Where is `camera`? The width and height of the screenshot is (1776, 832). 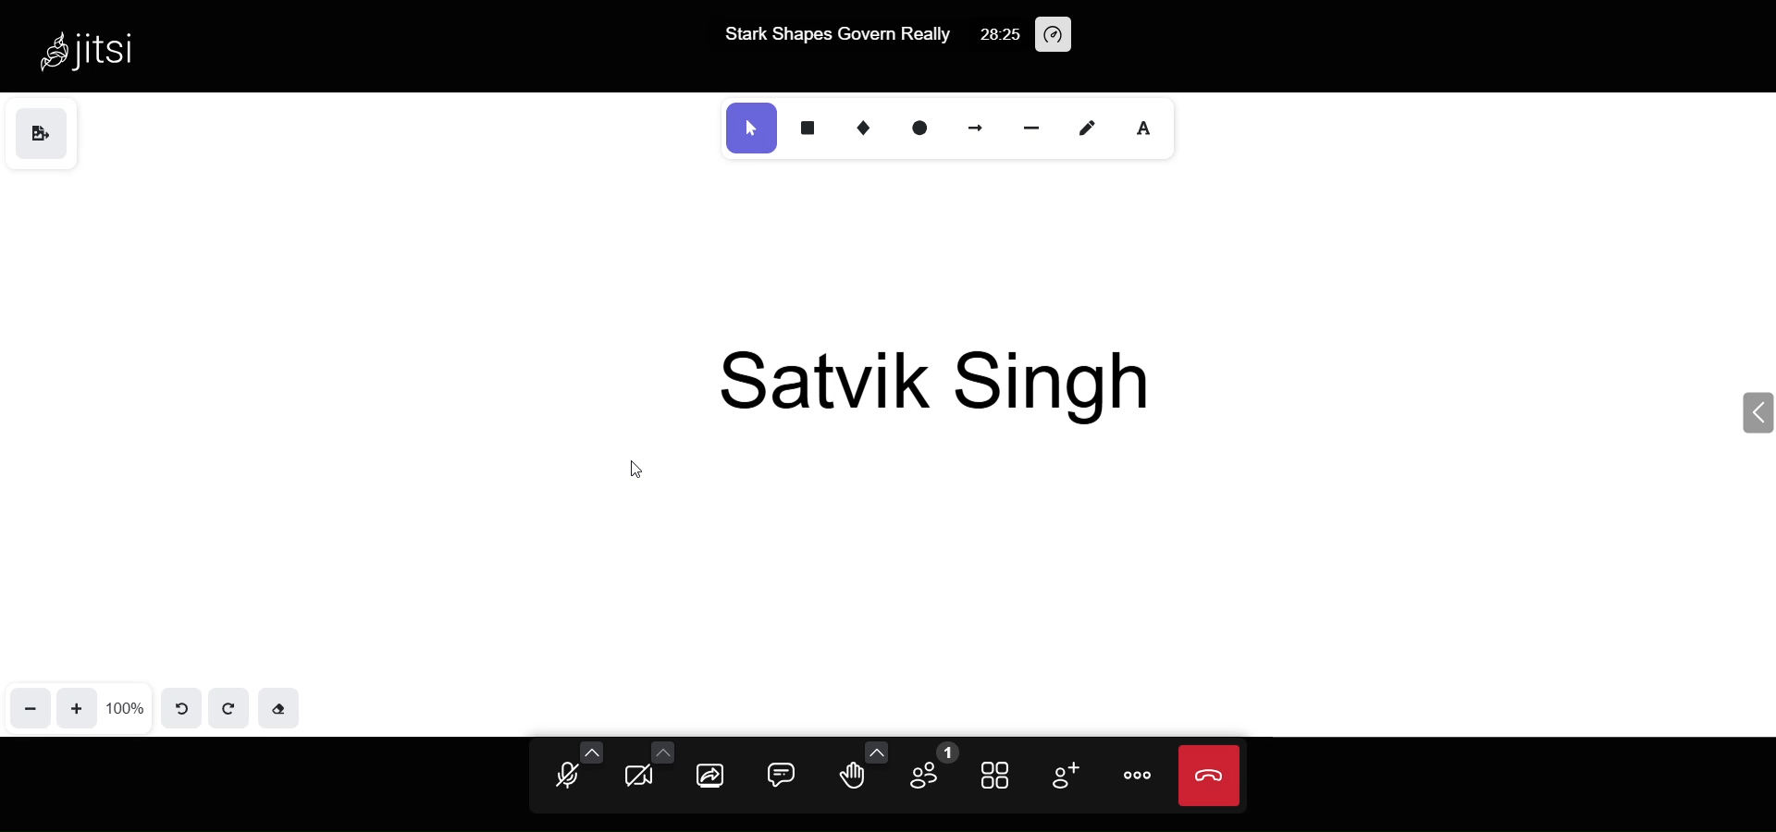 camera is located at coordinates (640, 777).